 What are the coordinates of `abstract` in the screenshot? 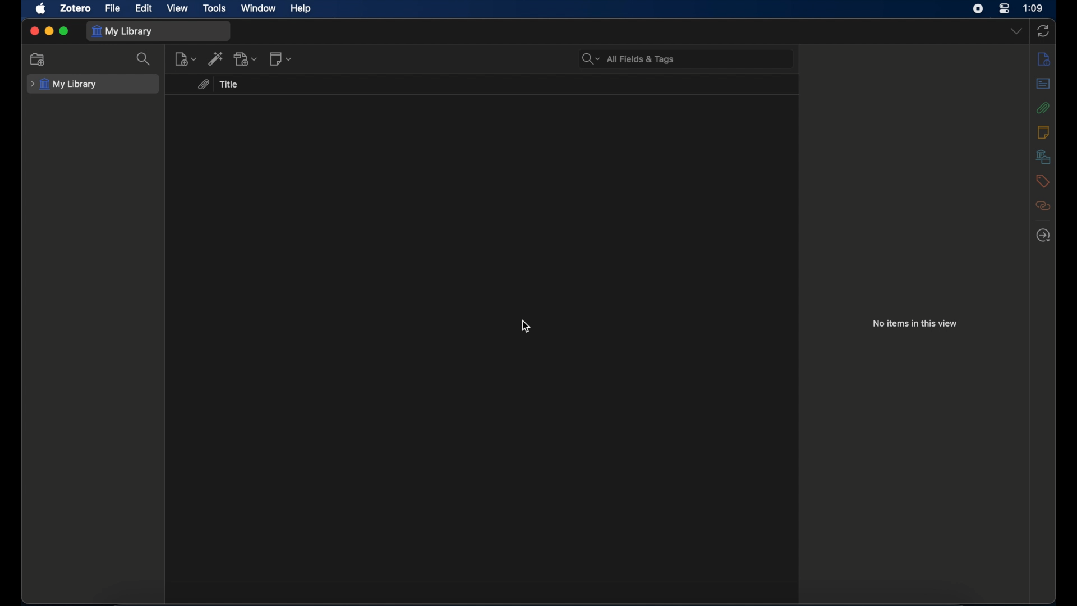 It's located at (1044, 84).